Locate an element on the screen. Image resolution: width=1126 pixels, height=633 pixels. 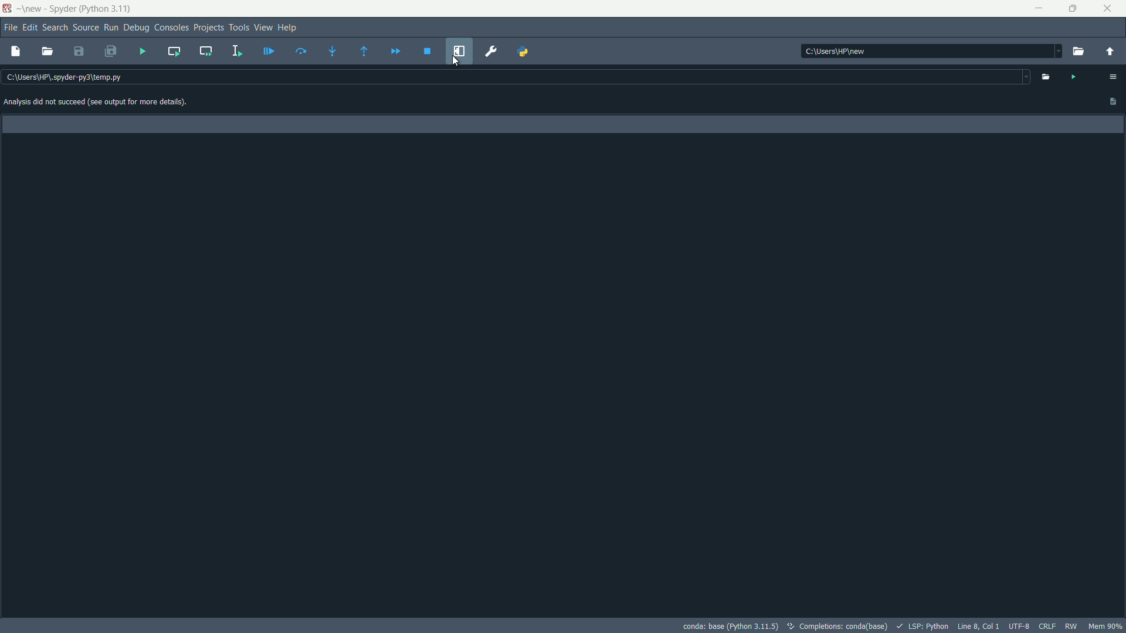
run current cell is located at coordinates (174, 50).